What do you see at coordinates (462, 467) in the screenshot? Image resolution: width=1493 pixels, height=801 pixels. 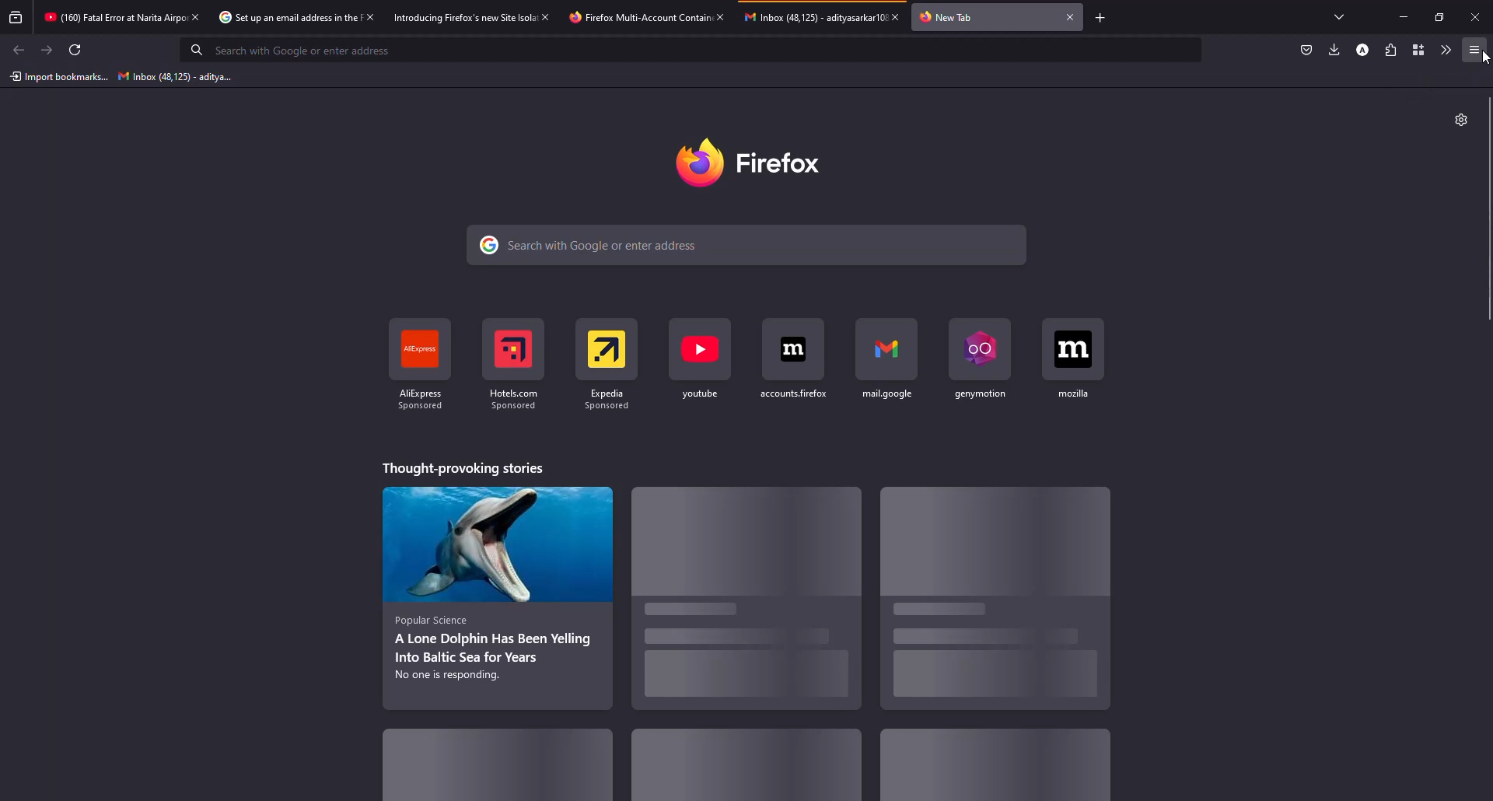 I see `stories` at bounding box center [462, 467].